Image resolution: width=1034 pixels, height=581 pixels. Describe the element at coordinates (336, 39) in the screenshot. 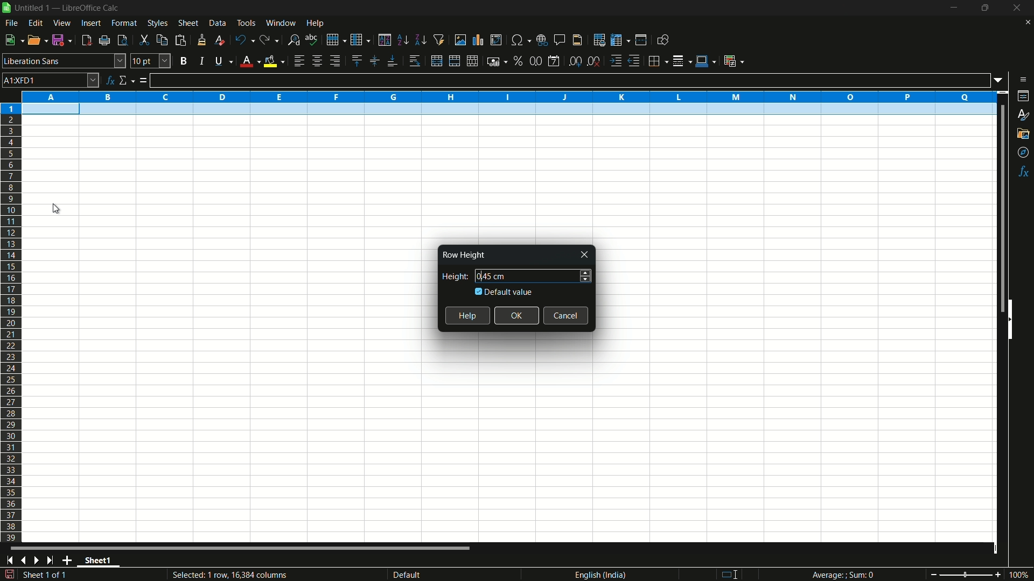

I see `row` at that location.